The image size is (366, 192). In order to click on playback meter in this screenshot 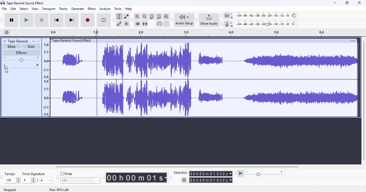, I will do `click(261, 16)`.